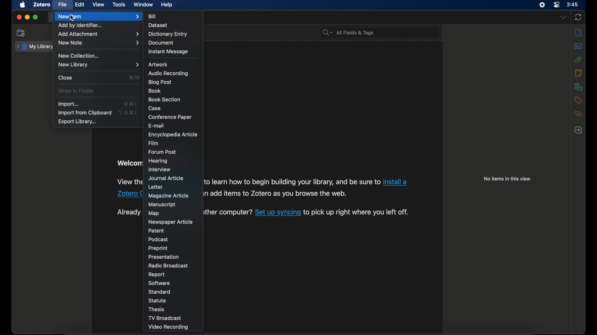  I want to click on maximize, so click(36, 17).